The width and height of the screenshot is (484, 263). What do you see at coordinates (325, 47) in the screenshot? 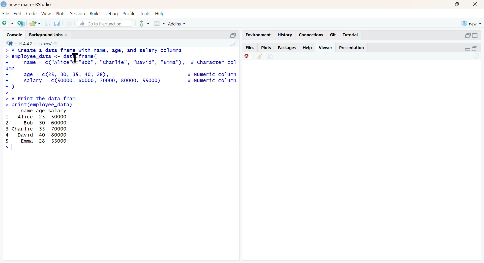
I see `Viewer` at bounding box center [325, 47].